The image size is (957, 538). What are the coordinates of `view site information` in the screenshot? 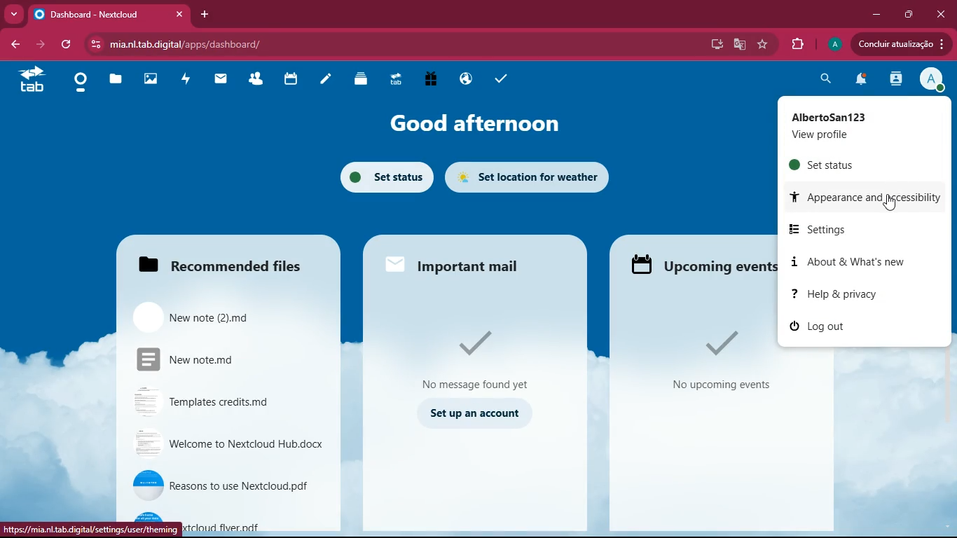 It's located at (95, 45).